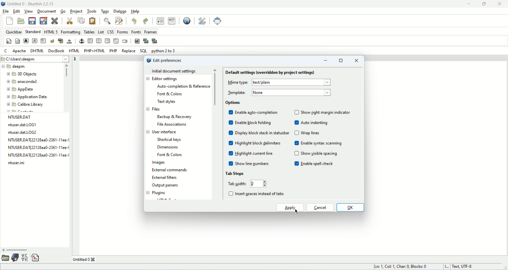 The height and width of the screenshot is (270, 508). What do you see at coordinates (258, 184) in the screenshot?
I see `2` at bounding box center [258, 184].